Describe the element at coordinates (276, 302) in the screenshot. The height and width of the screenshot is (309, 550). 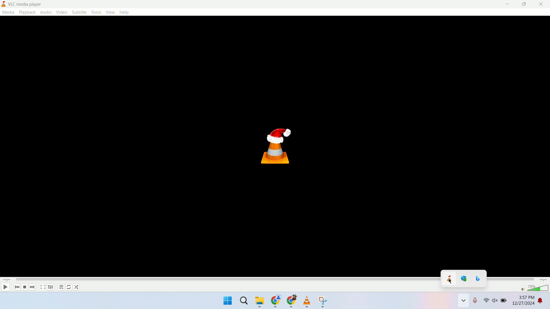
I see `chrome` at that location.